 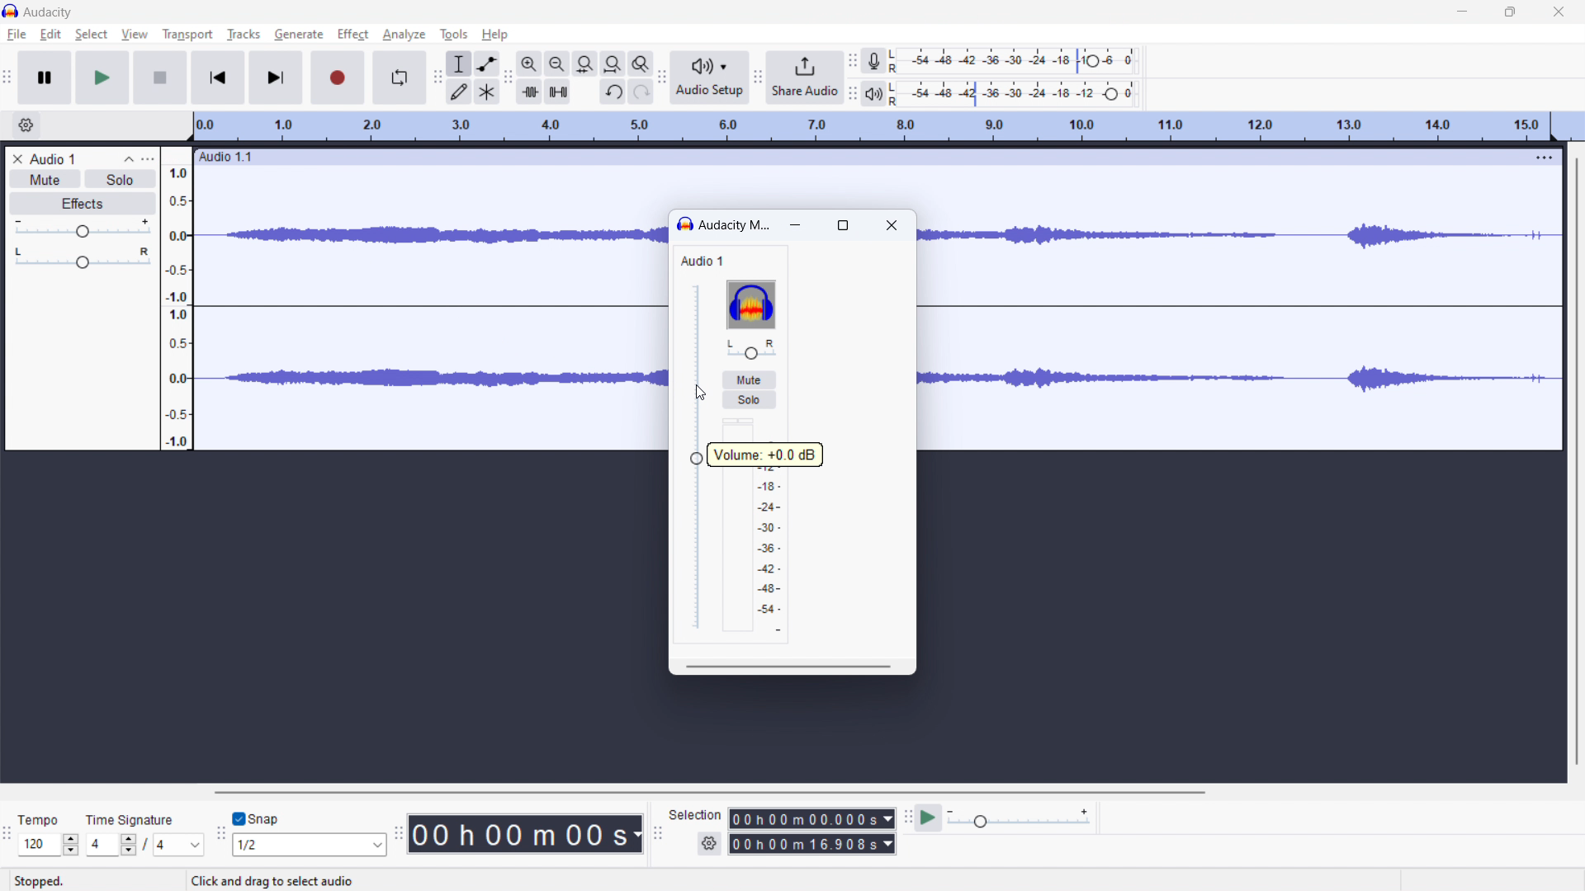 I want to click on multi tool, so click(x=487, y=92).